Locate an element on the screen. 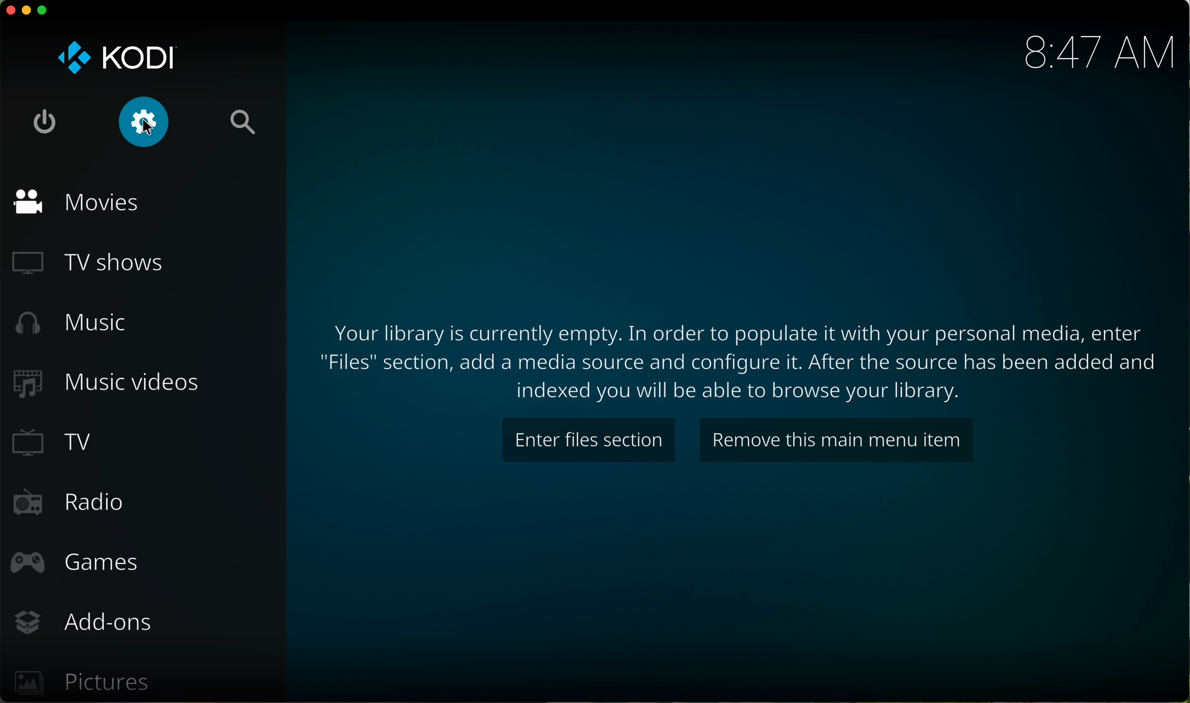  add-ons is located at coordinates (87, 620).